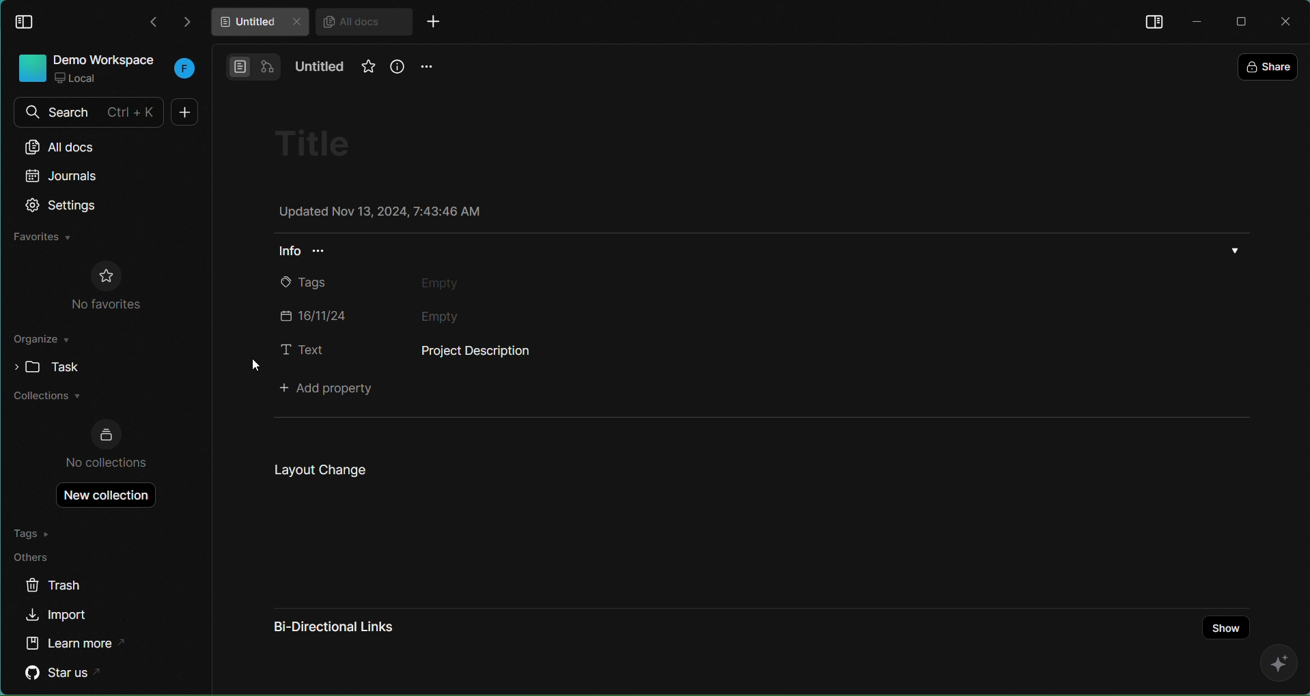  What do you see at coordinates (74, 145) in the screenshot?
I see `all docs ` at bounding box center [74, 145].